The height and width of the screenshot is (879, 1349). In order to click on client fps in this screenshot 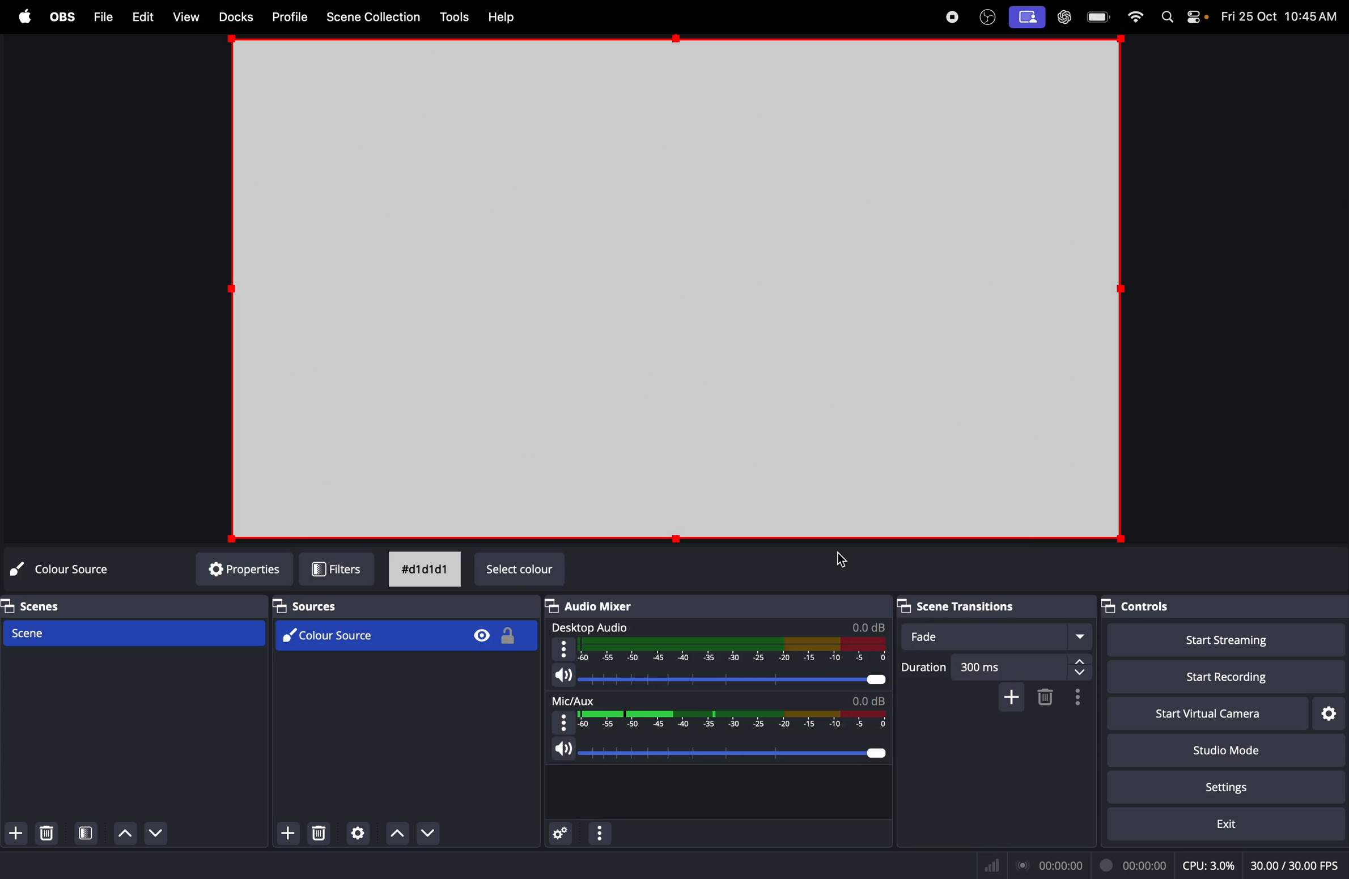, I will do `click(1292, 861)`.